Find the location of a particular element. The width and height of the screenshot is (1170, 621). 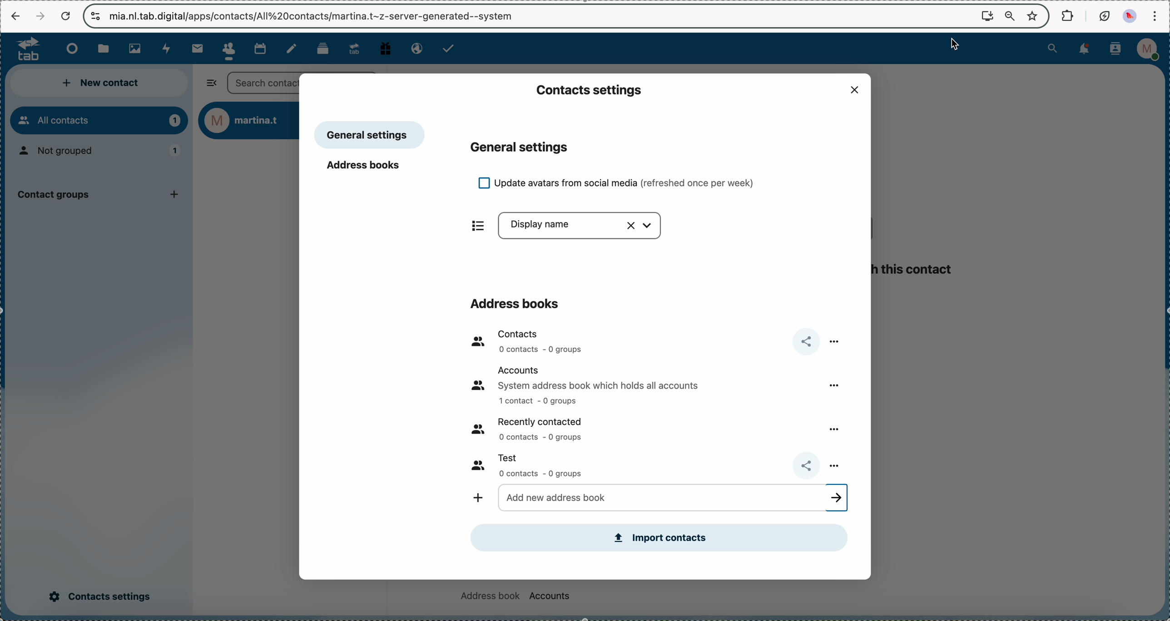

email is located at coordinates (414, 48).